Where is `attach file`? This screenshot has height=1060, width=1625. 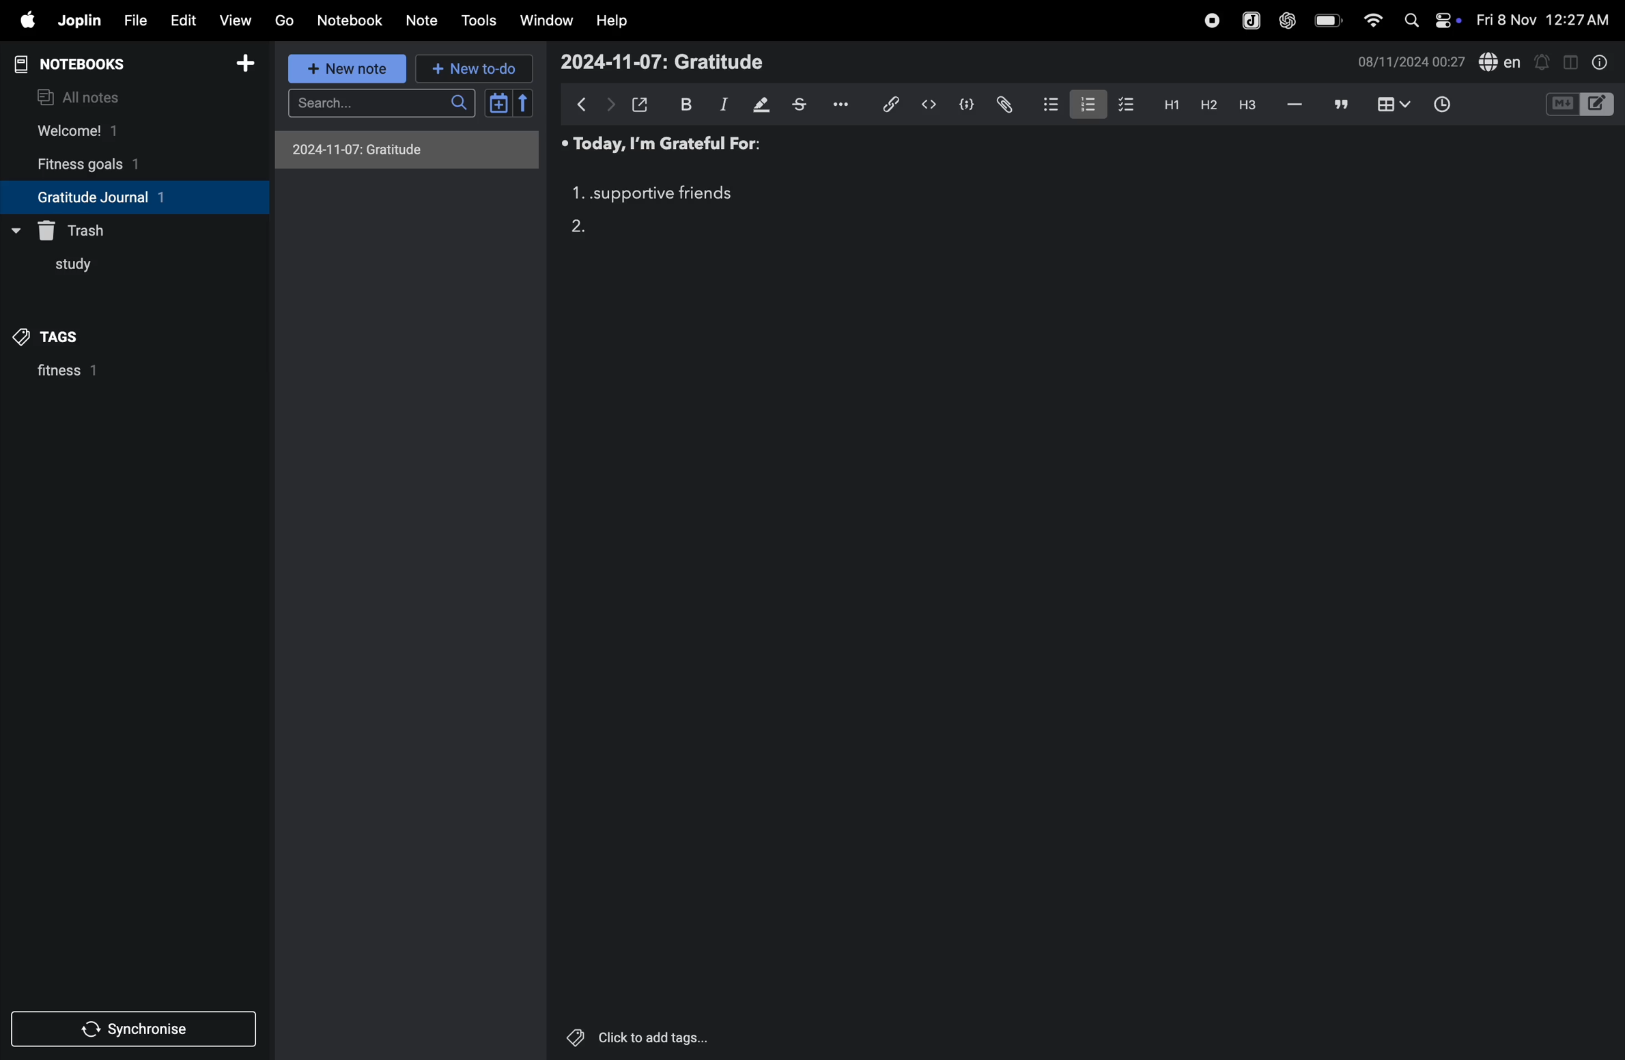 attach file is located at coordinates (1003, 104).